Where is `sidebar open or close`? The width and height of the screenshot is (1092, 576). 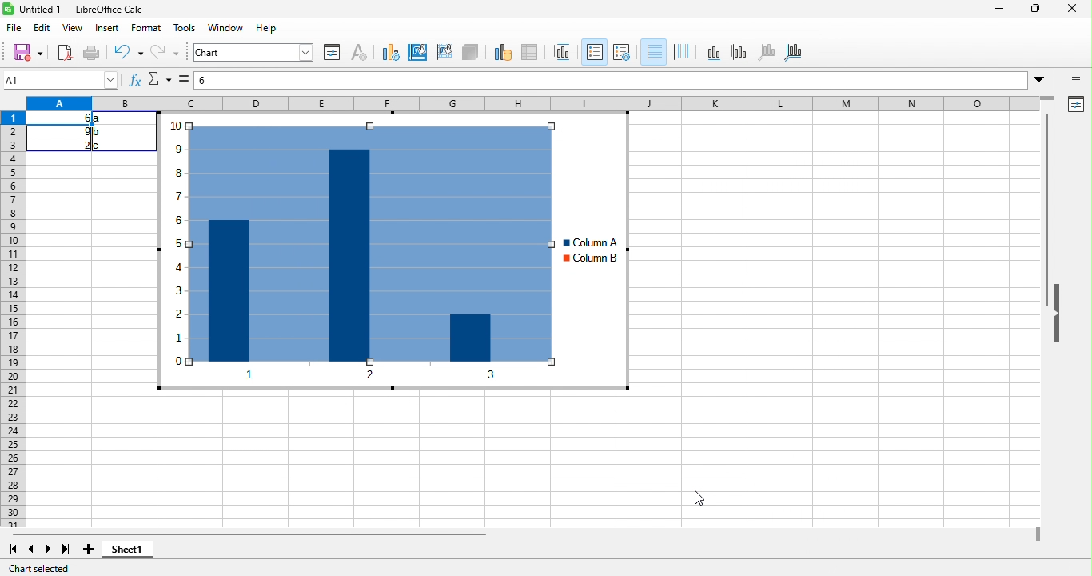
sidebar open or close is located at coordinates (1077, 81).